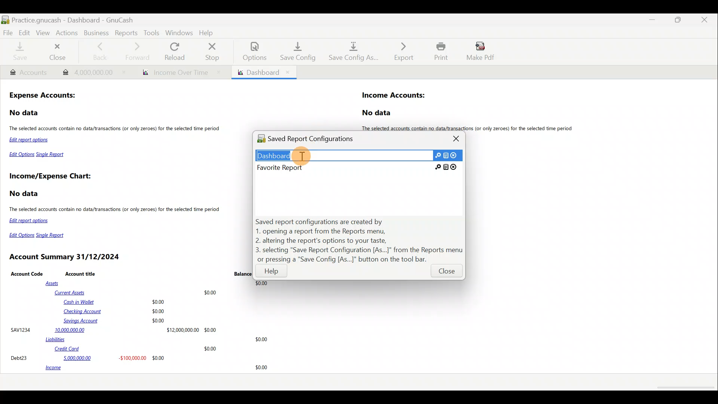  What do you see at coordinates (24, 32) in the screenshot?
I see `Edit` at bounding box center [24, 32].